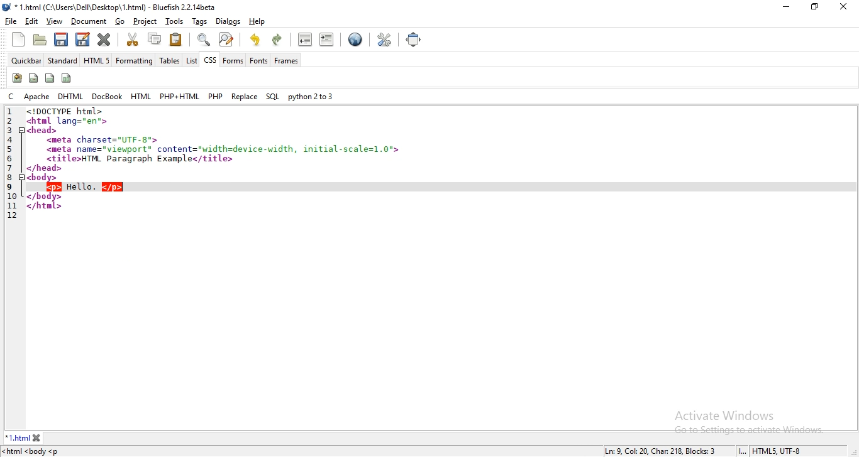 The image size is (859, 457). What do you see at coordinates (257, 21) in the screenshot?
I see `help` at bounding box center [257, 21].